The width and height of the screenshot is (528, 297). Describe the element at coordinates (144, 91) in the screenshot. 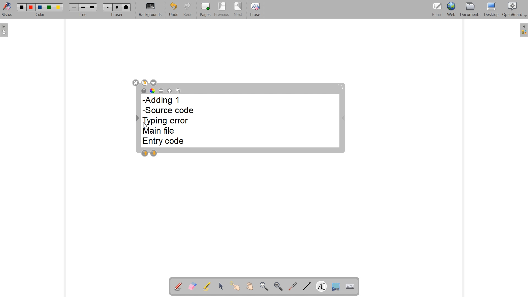

I see `Select font` at that location.